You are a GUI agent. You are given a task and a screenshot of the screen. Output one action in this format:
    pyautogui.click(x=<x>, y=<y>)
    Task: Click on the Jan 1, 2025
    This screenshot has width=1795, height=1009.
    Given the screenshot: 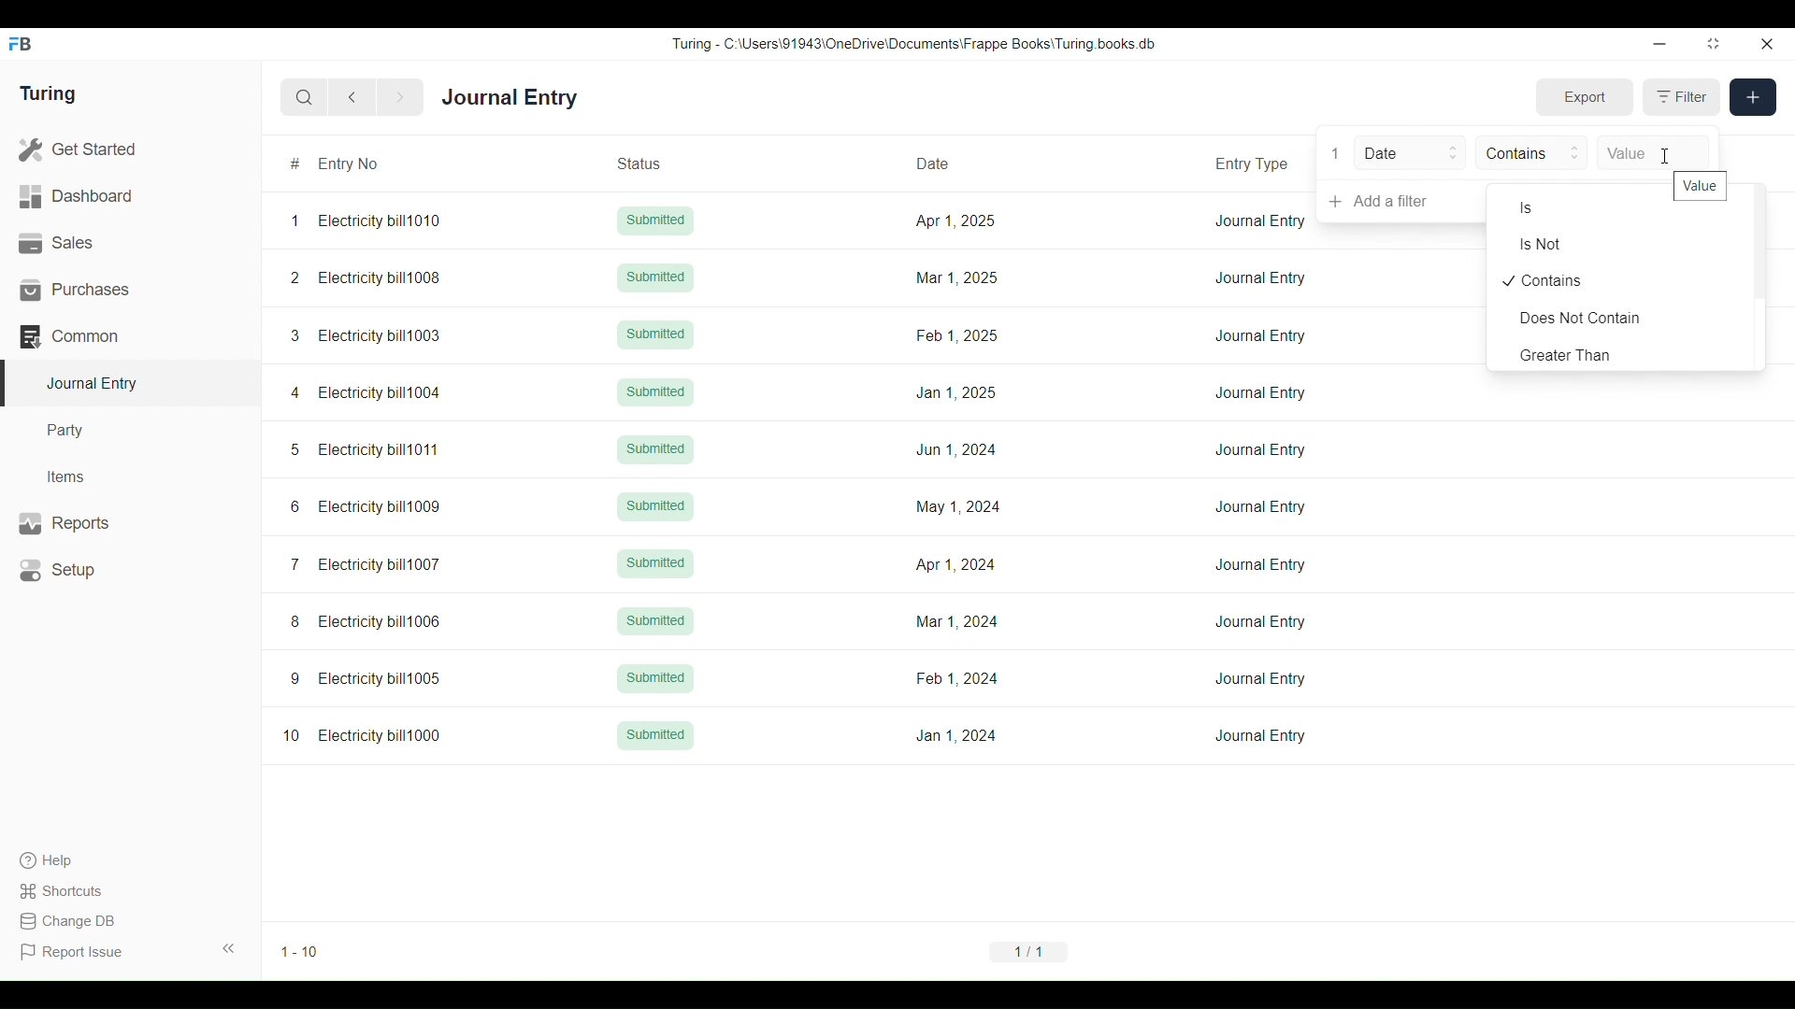 What is the action you would take?
    pyautogui.click(x=956, y=392)
    